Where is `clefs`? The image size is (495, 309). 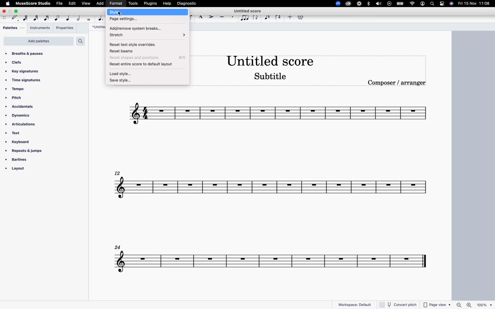 clefs is located at coordinates (17, 63).